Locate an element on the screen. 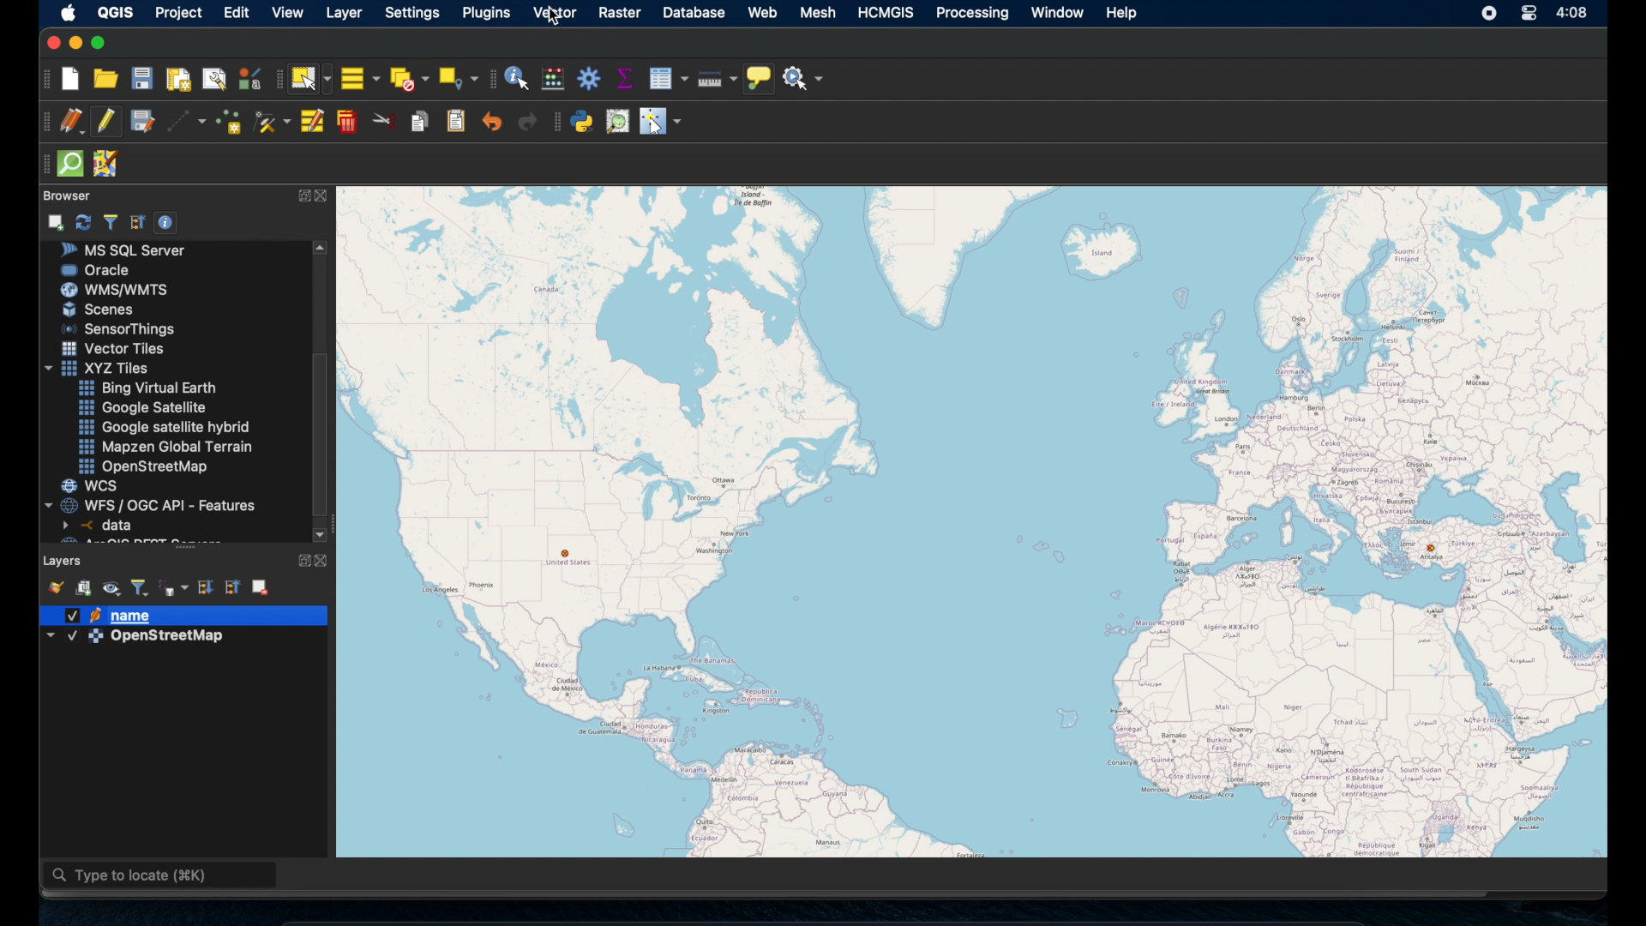  wcs is located at coordinates (92, 486).